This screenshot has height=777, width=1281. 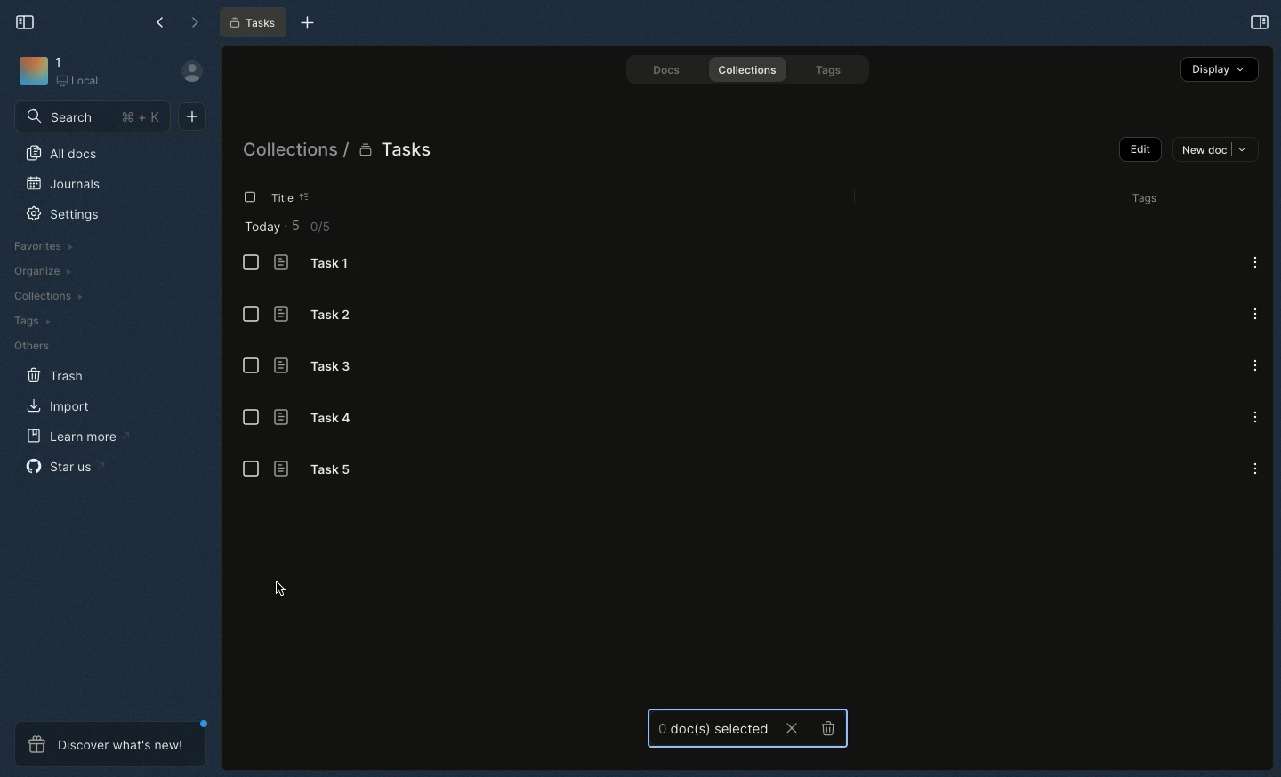 What do you see at coordinates (320, 366) in the screenshot?
I see `Task 3` at bounding box center [320, 366].